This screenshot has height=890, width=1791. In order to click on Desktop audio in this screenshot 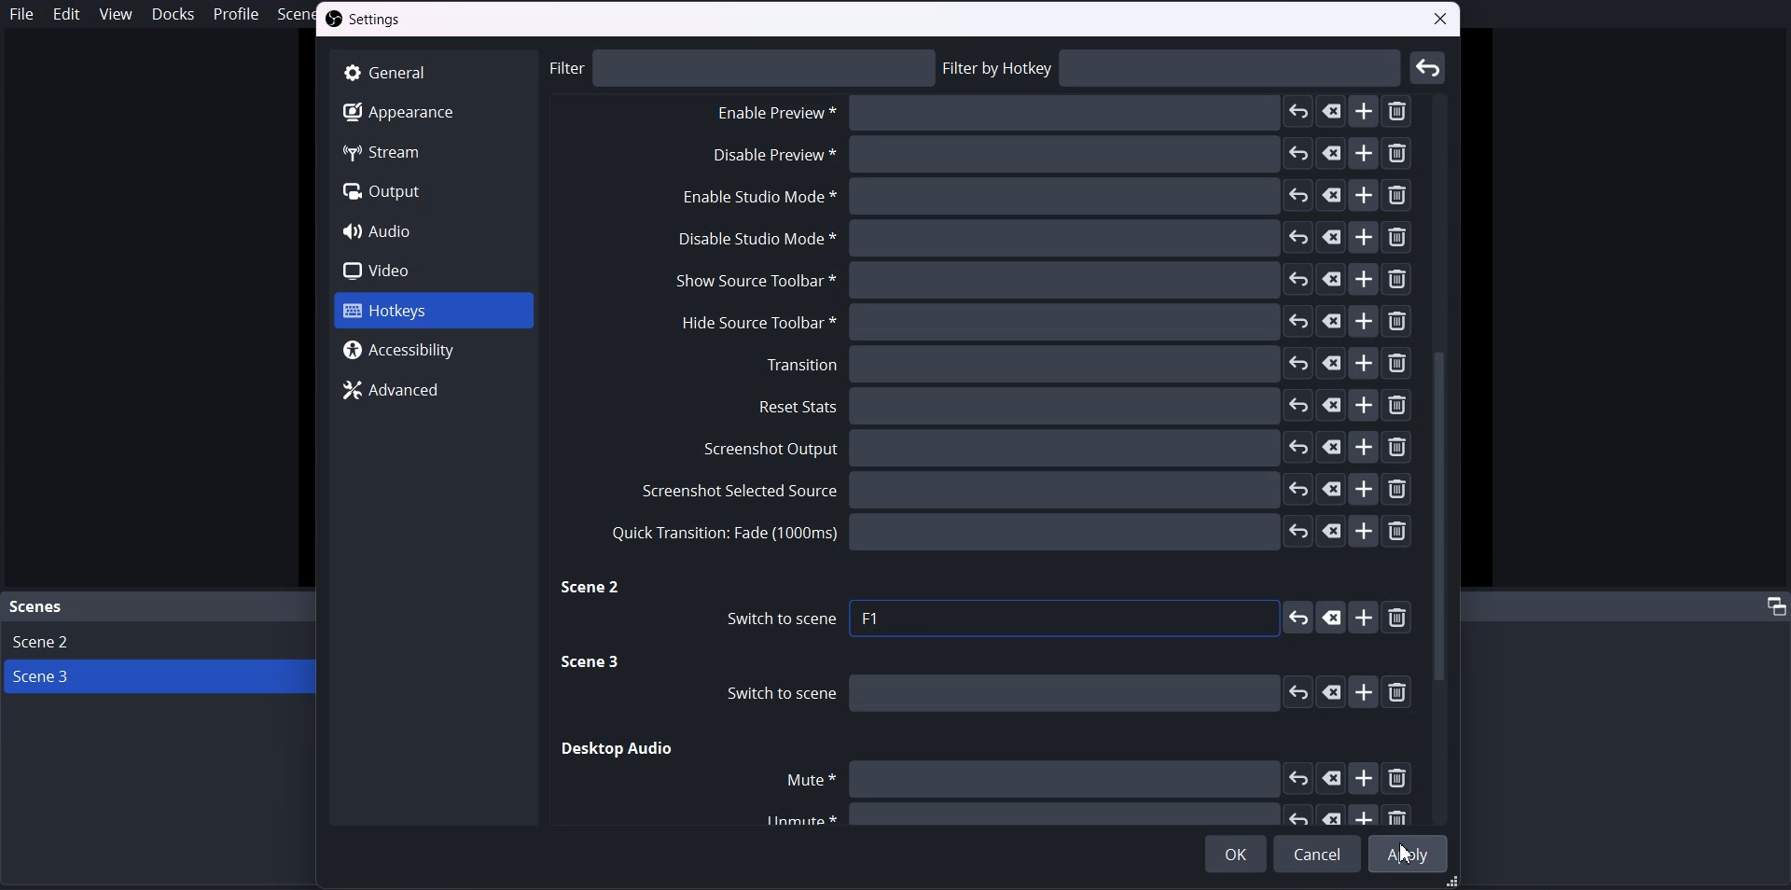, I will do `click(618, 749)`.